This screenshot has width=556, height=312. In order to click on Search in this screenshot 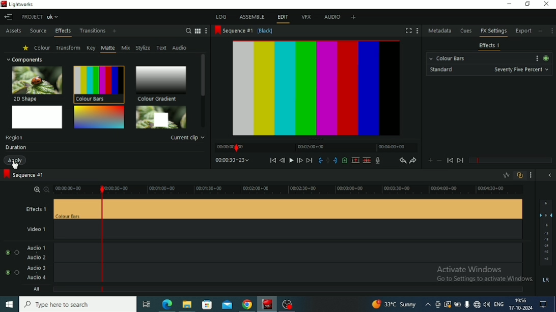, I will do `click(188, 30)`.